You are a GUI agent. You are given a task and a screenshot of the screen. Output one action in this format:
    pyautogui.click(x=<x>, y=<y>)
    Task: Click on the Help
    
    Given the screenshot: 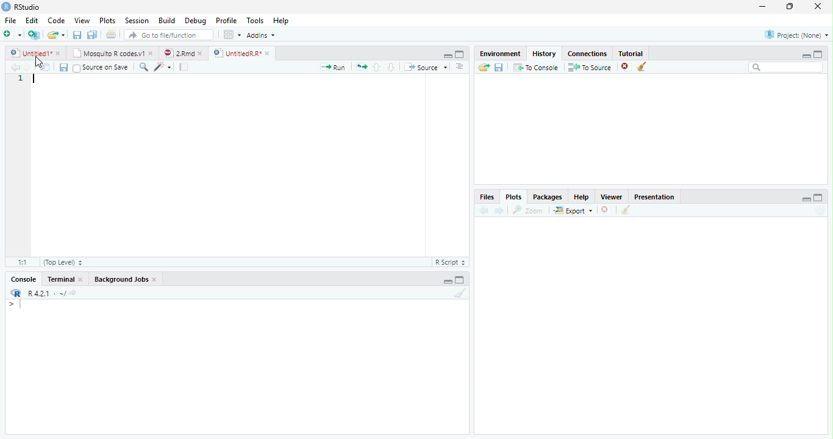 What is the action you would take?
    pyautogui.click(x=582, y=196)
    